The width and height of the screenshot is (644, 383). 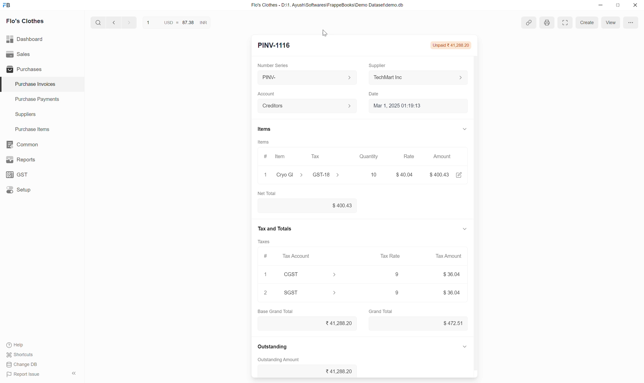 I want to click on Quantity, so click(x=372, y=156).